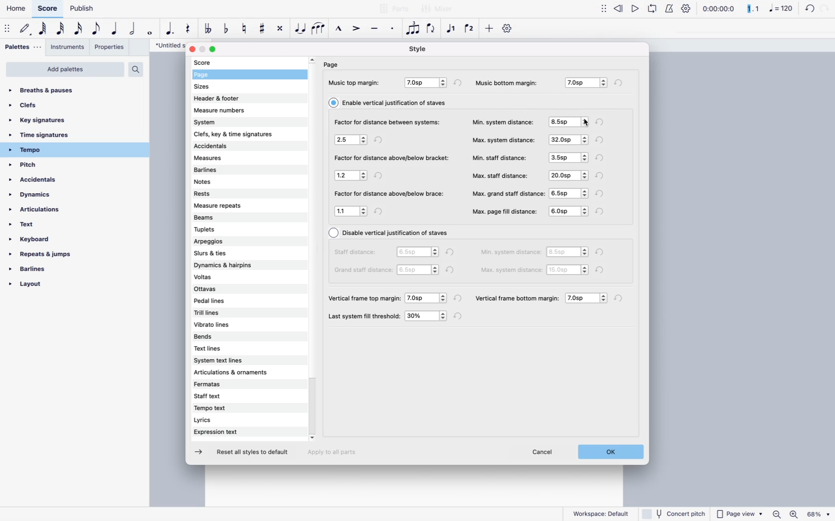 The height and width of the screenshot is (521, 835). What do you see at coordinates (582, 119) in the screenshot?
I see `cursor` at bounding box center [582, 119].